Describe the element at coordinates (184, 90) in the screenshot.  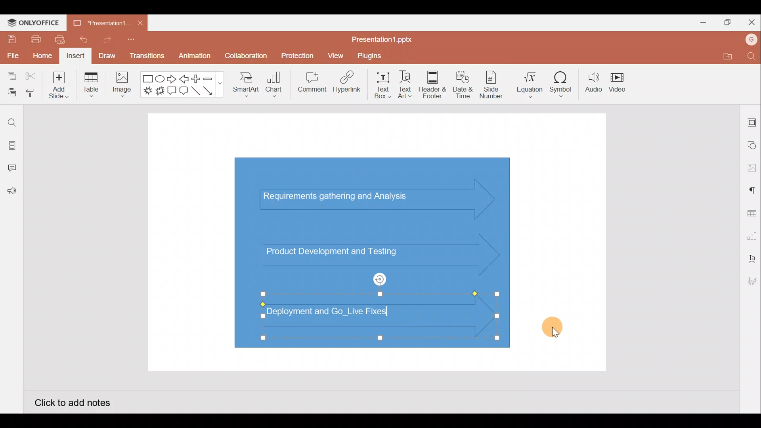
I see `Rounded Rectangular callout` at that location.